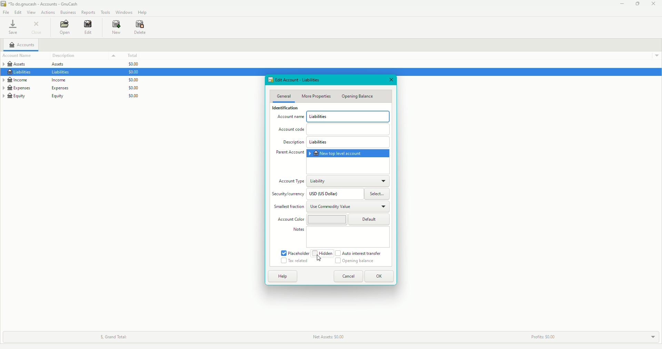 Image resolution: width=662 pixels, height=349 pixels. Describe the element at coordinates (323, 253) in the screenshot. I see `Hidden` at that location.